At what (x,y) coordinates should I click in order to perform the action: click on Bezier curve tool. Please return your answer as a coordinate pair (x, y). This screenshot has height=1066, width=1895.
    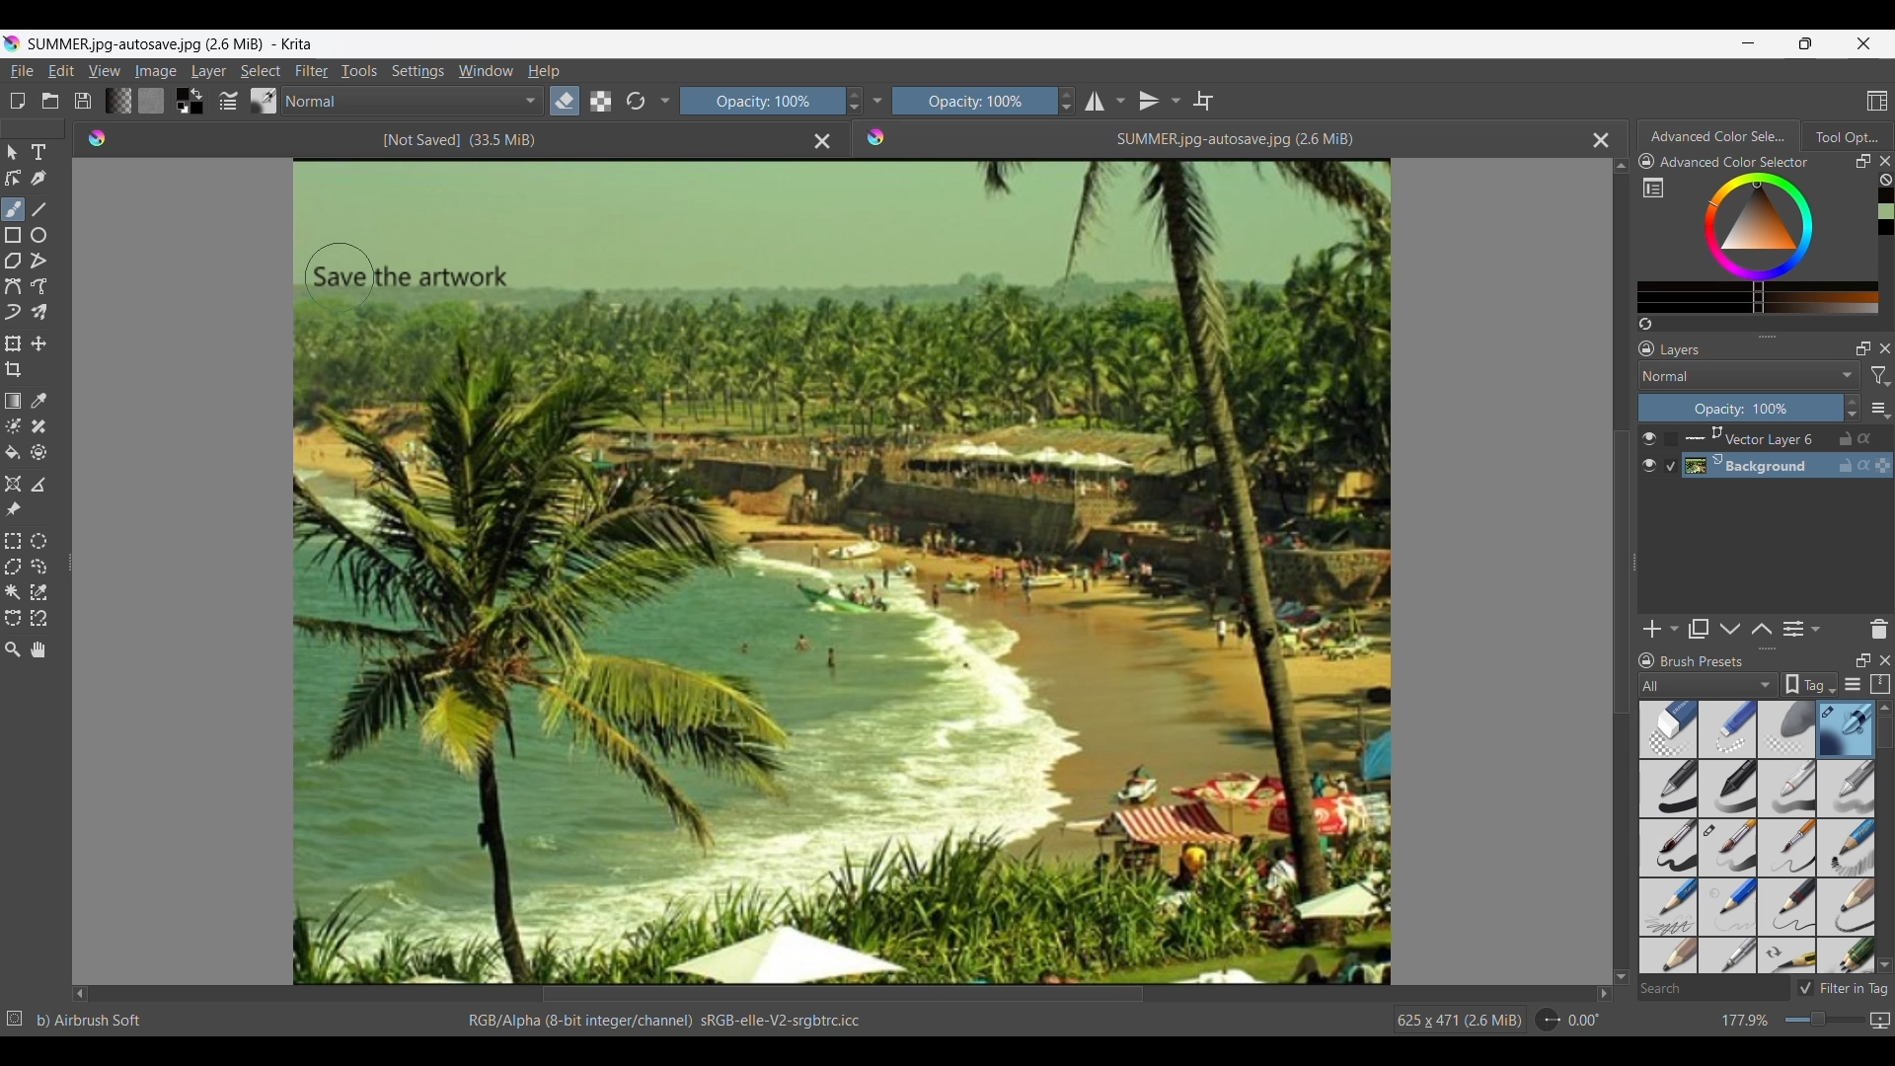
    Looking at the image, I should click on (13, 286).